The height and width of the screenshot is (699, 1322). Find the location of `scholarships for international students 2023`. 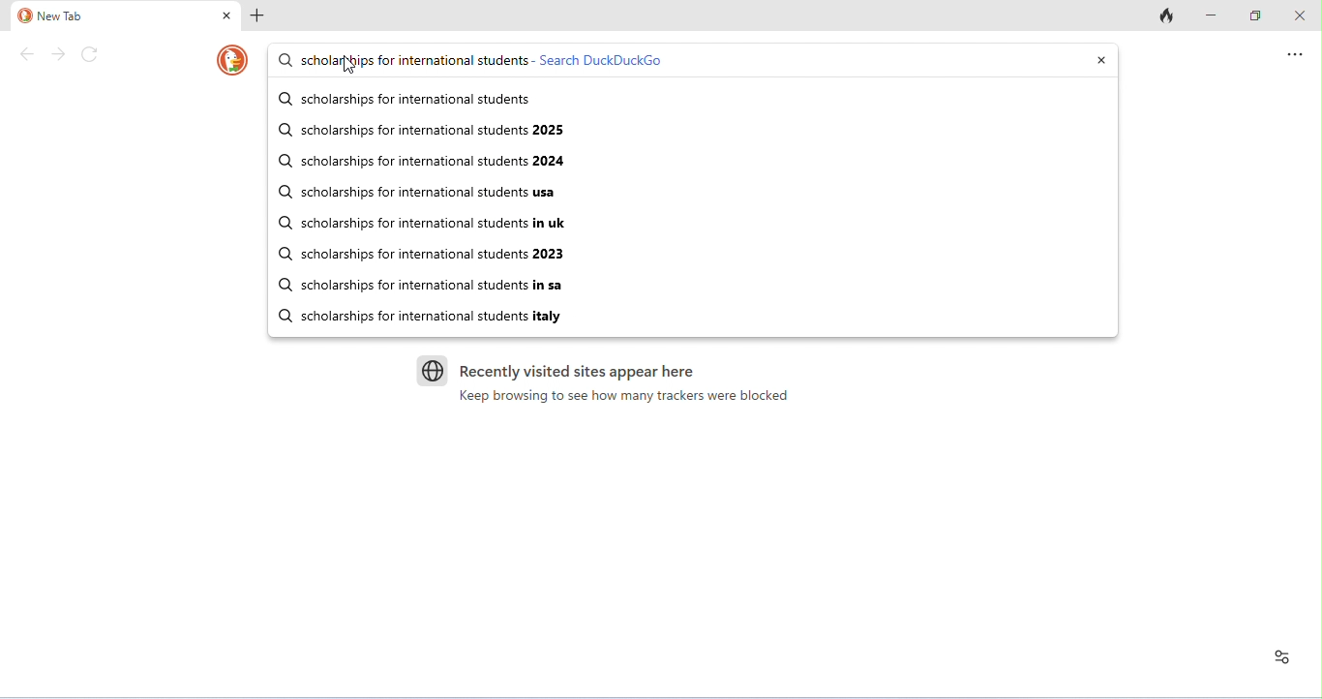

scholarships for international students 2023 is located at coordinates (435, 256).